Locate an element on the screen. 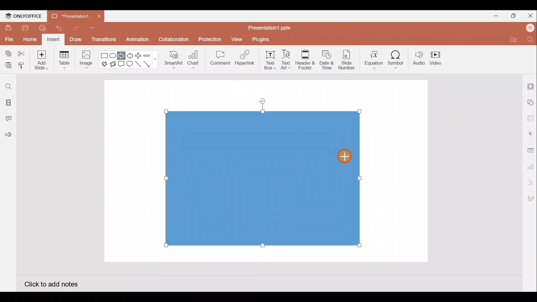 The height and width of the screenshot is (302, 537). Equation is located at coordinates (375, 58).